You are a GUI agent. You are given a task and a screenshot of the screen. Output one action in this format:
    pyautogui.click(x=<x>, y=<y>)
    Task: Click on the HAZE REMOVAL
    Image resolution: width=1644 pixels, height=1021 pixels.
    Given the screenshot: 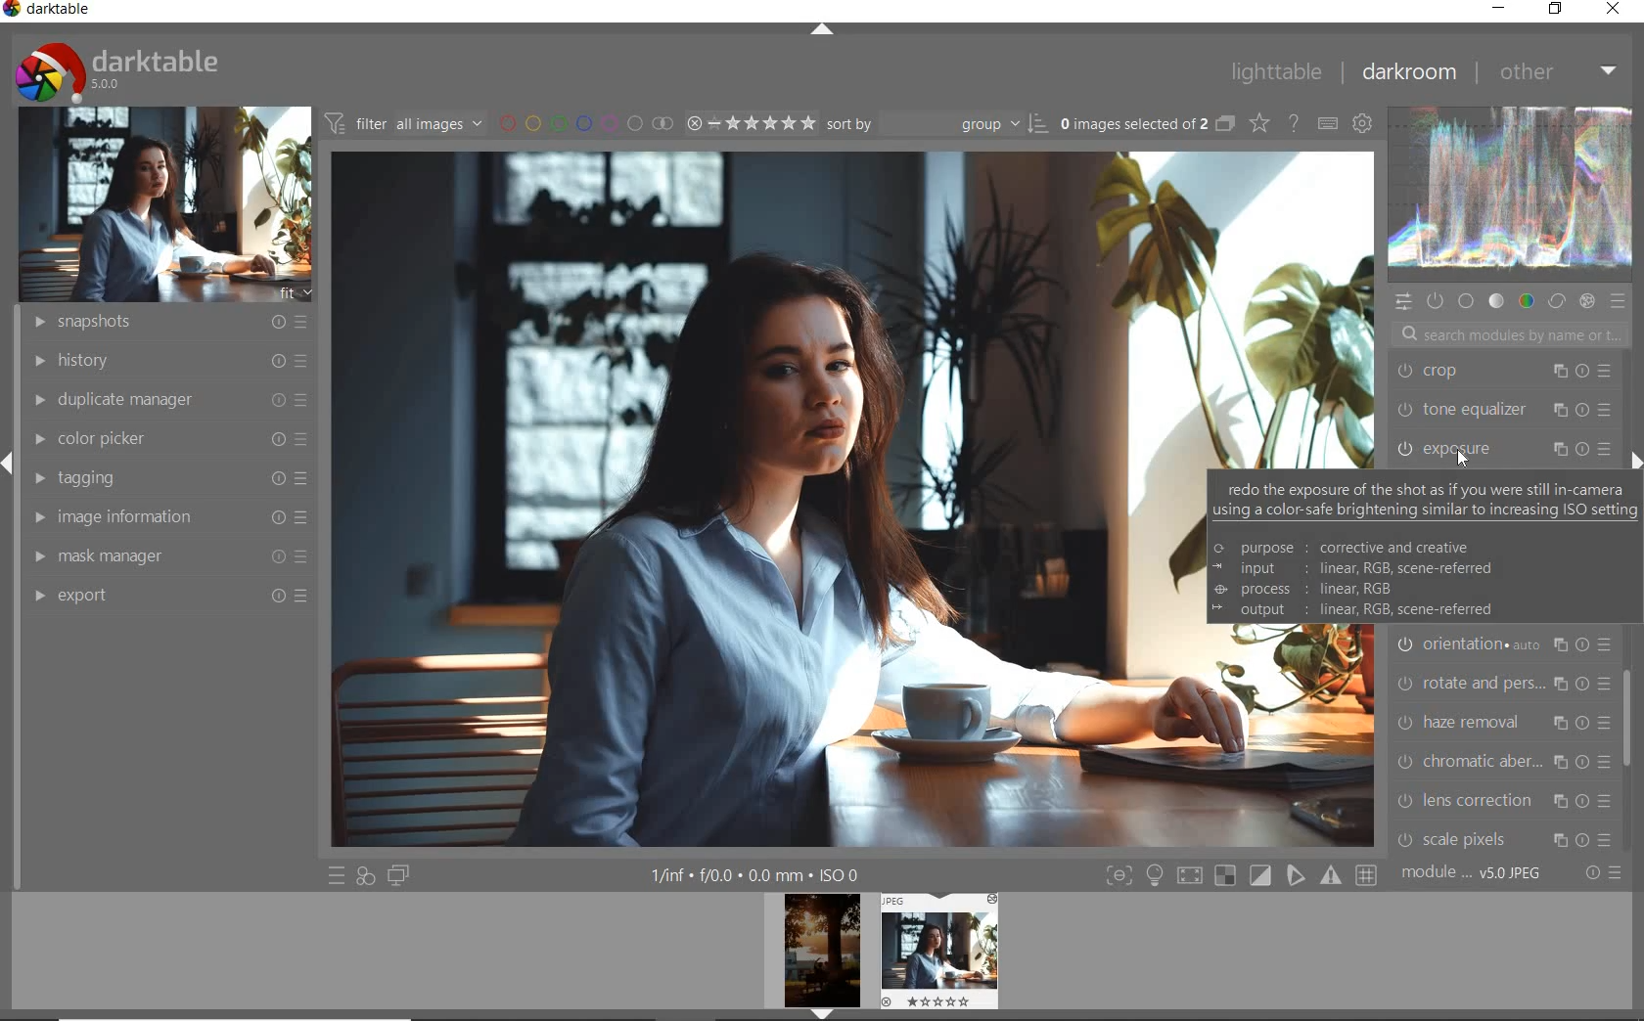 What is the action you would take?
    pyautogui.click(x=1504, y=722)
    